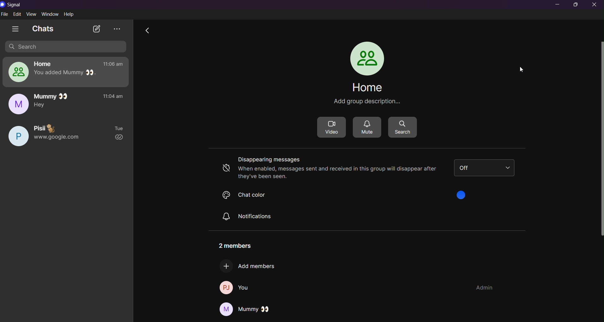  Describe the element at coordinates (249, 218) in the screenshot. I see `notifiactions` at that location.